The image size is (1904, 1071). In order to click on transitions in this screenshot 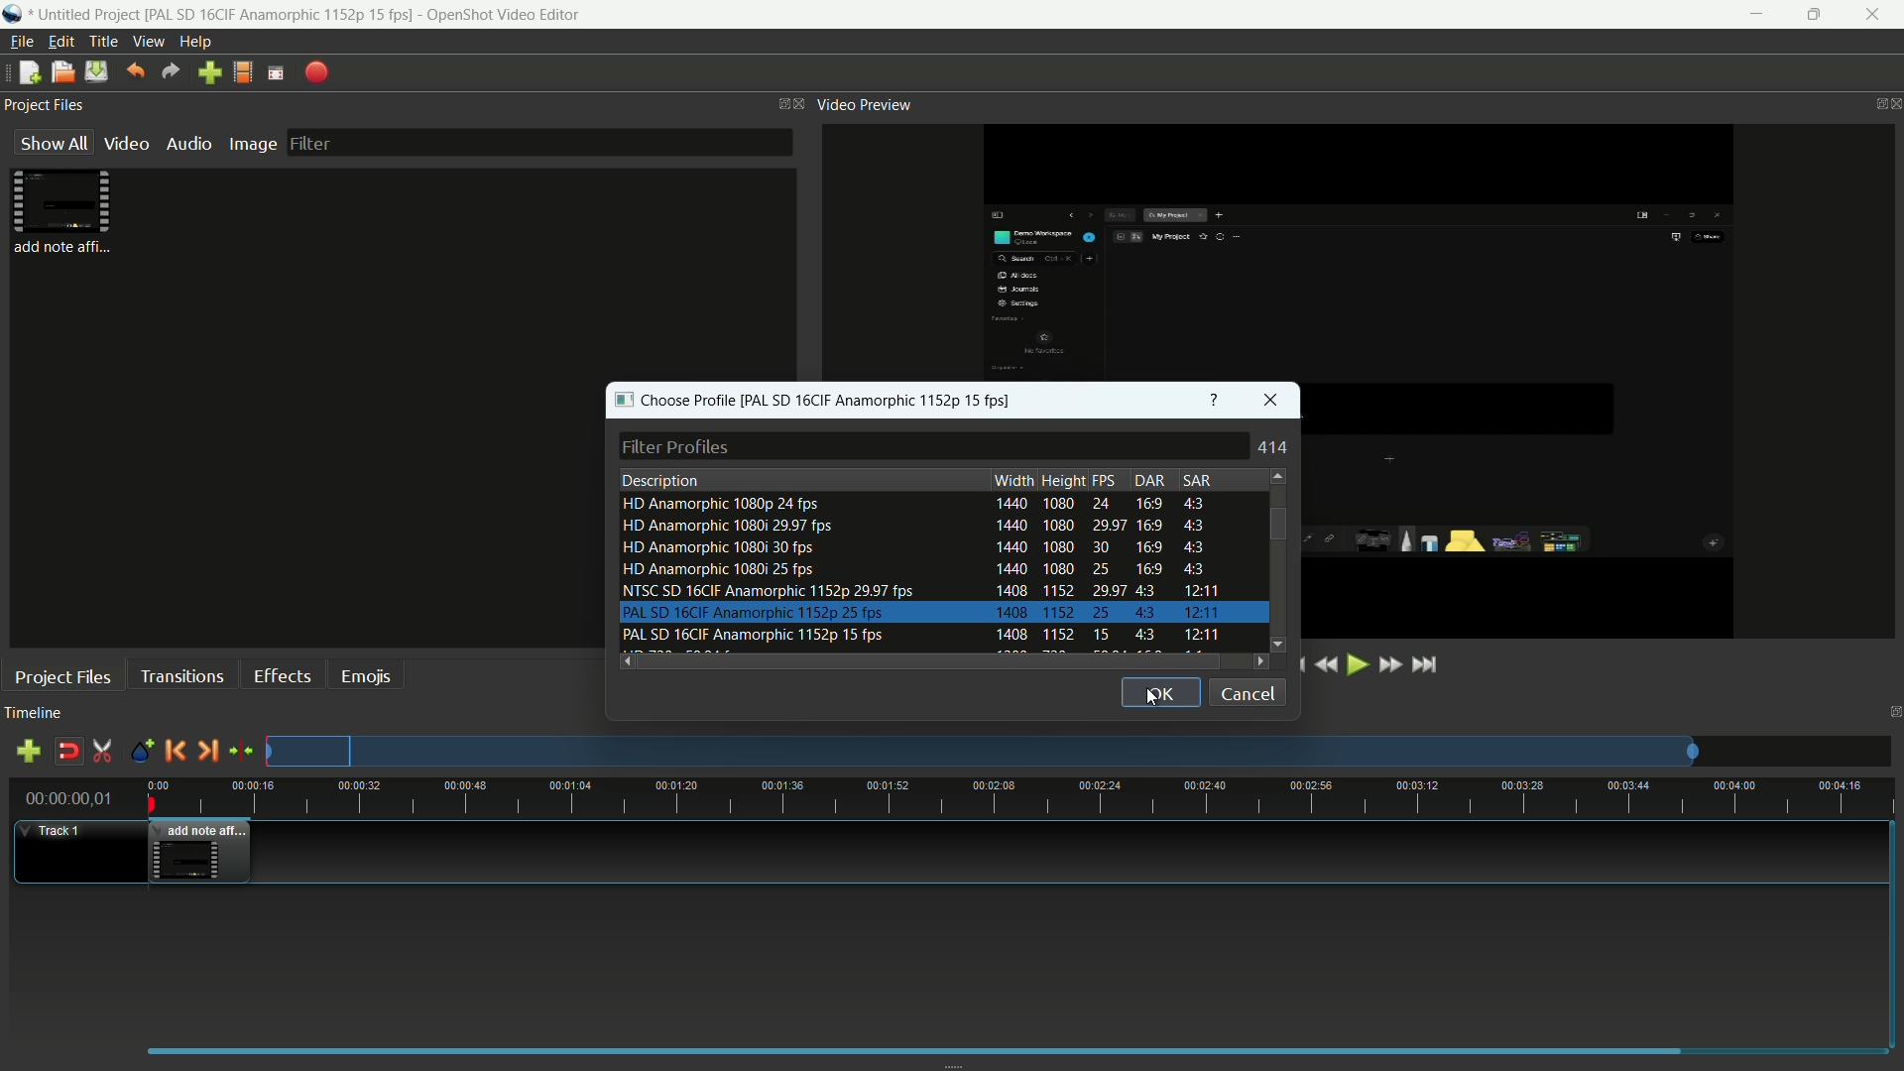, I will do `click(181, 675)`.